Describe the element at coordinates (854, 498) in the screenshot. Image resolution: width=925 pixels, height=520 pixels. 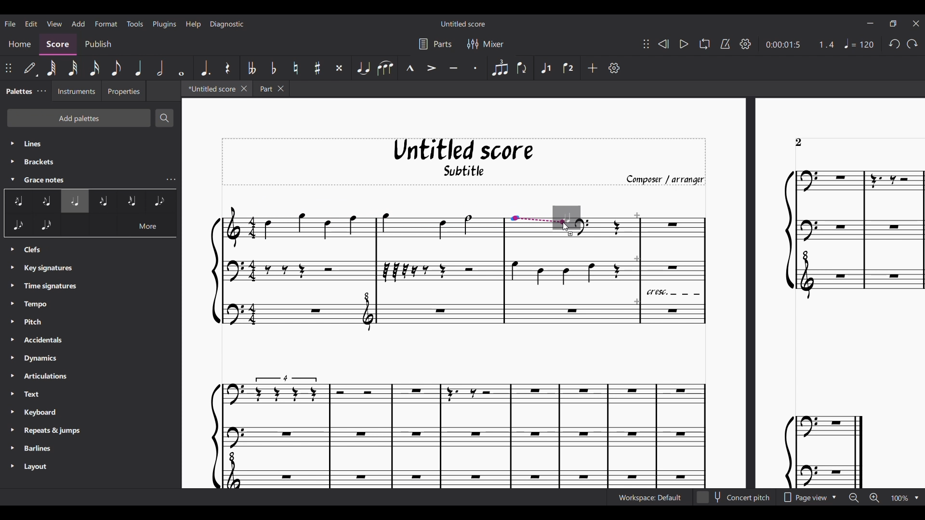
I see `Zoom out` at that location.